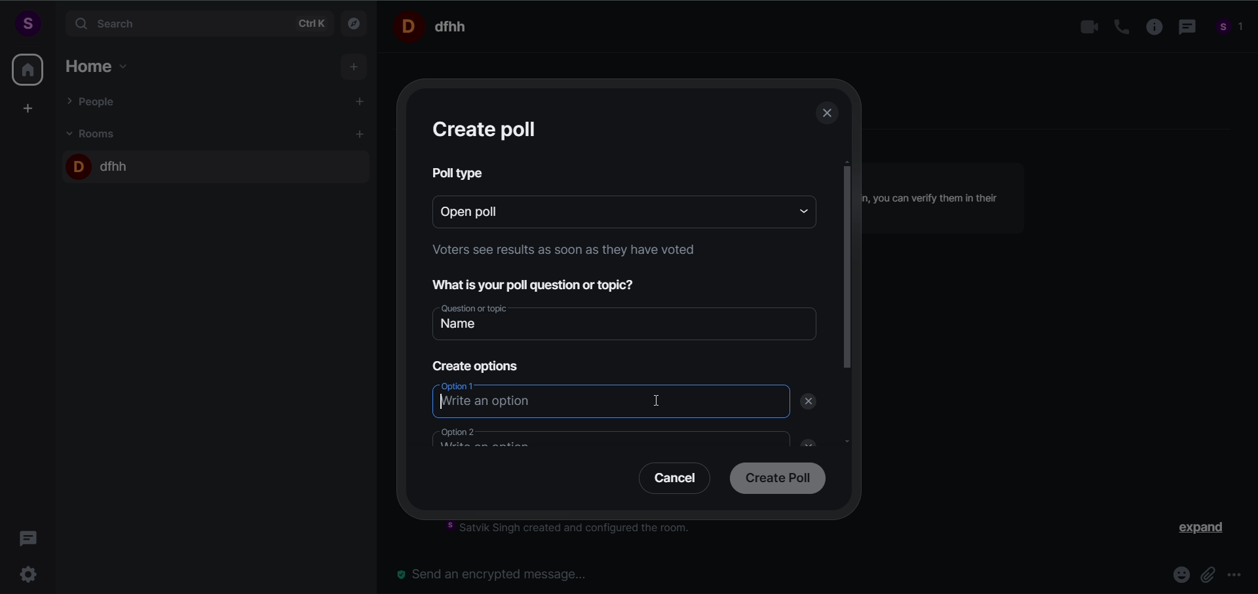 This screenshot has width=1258, height=594. What do you see at coordinates (102, 64) in the screenshot?
I see `home option` at bounding box center [102, 64].